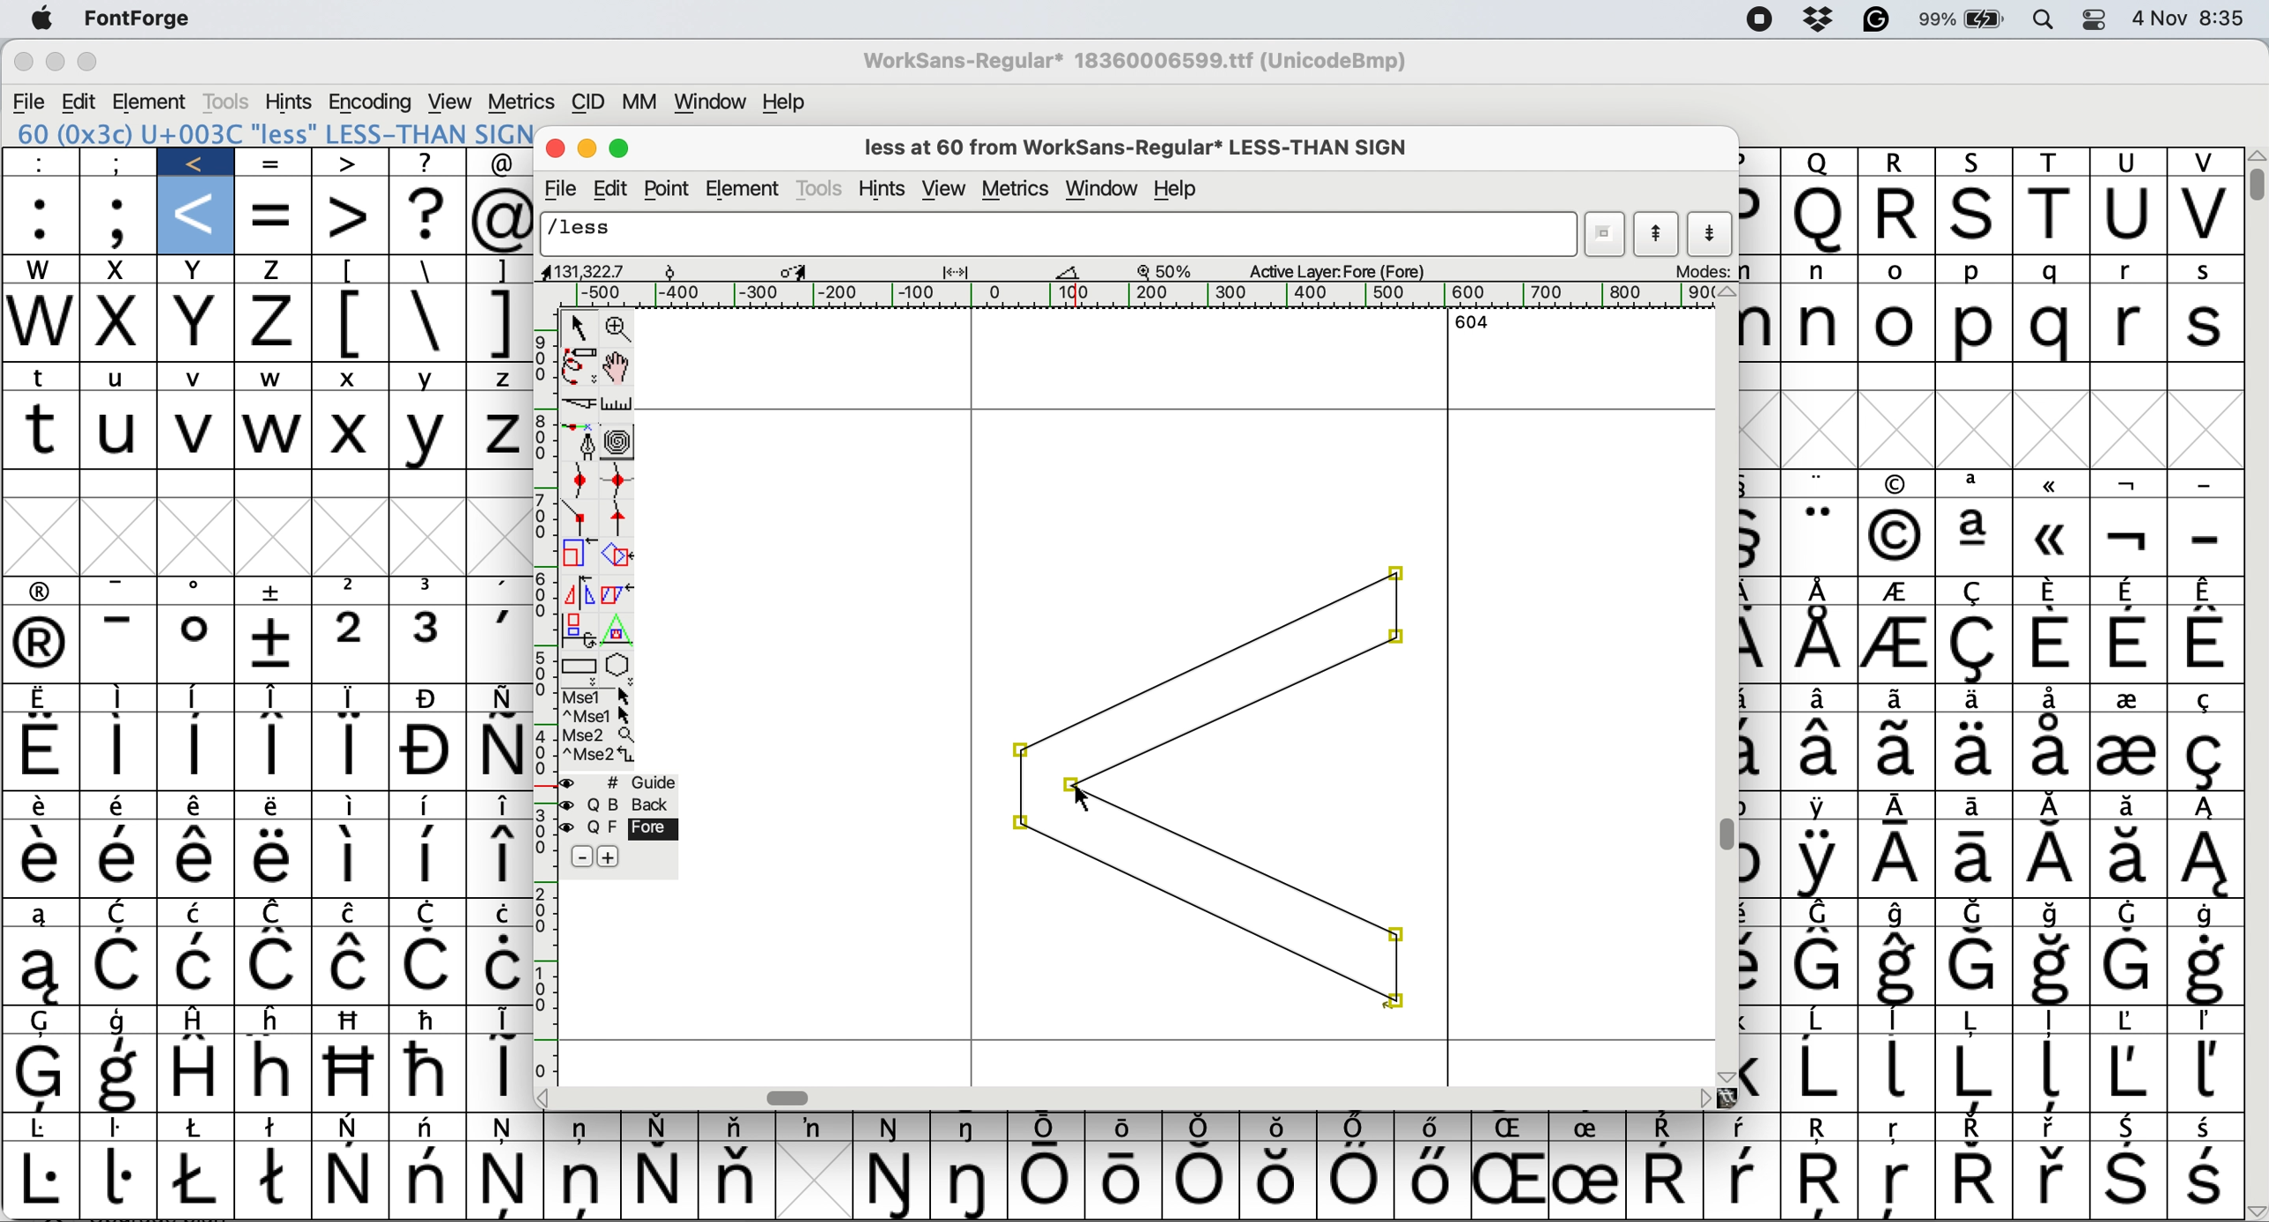 This screenshot has height=1222, width=2269. Describe the element at coordinates (555, 151) in the screenshot. I see `close` at that location.